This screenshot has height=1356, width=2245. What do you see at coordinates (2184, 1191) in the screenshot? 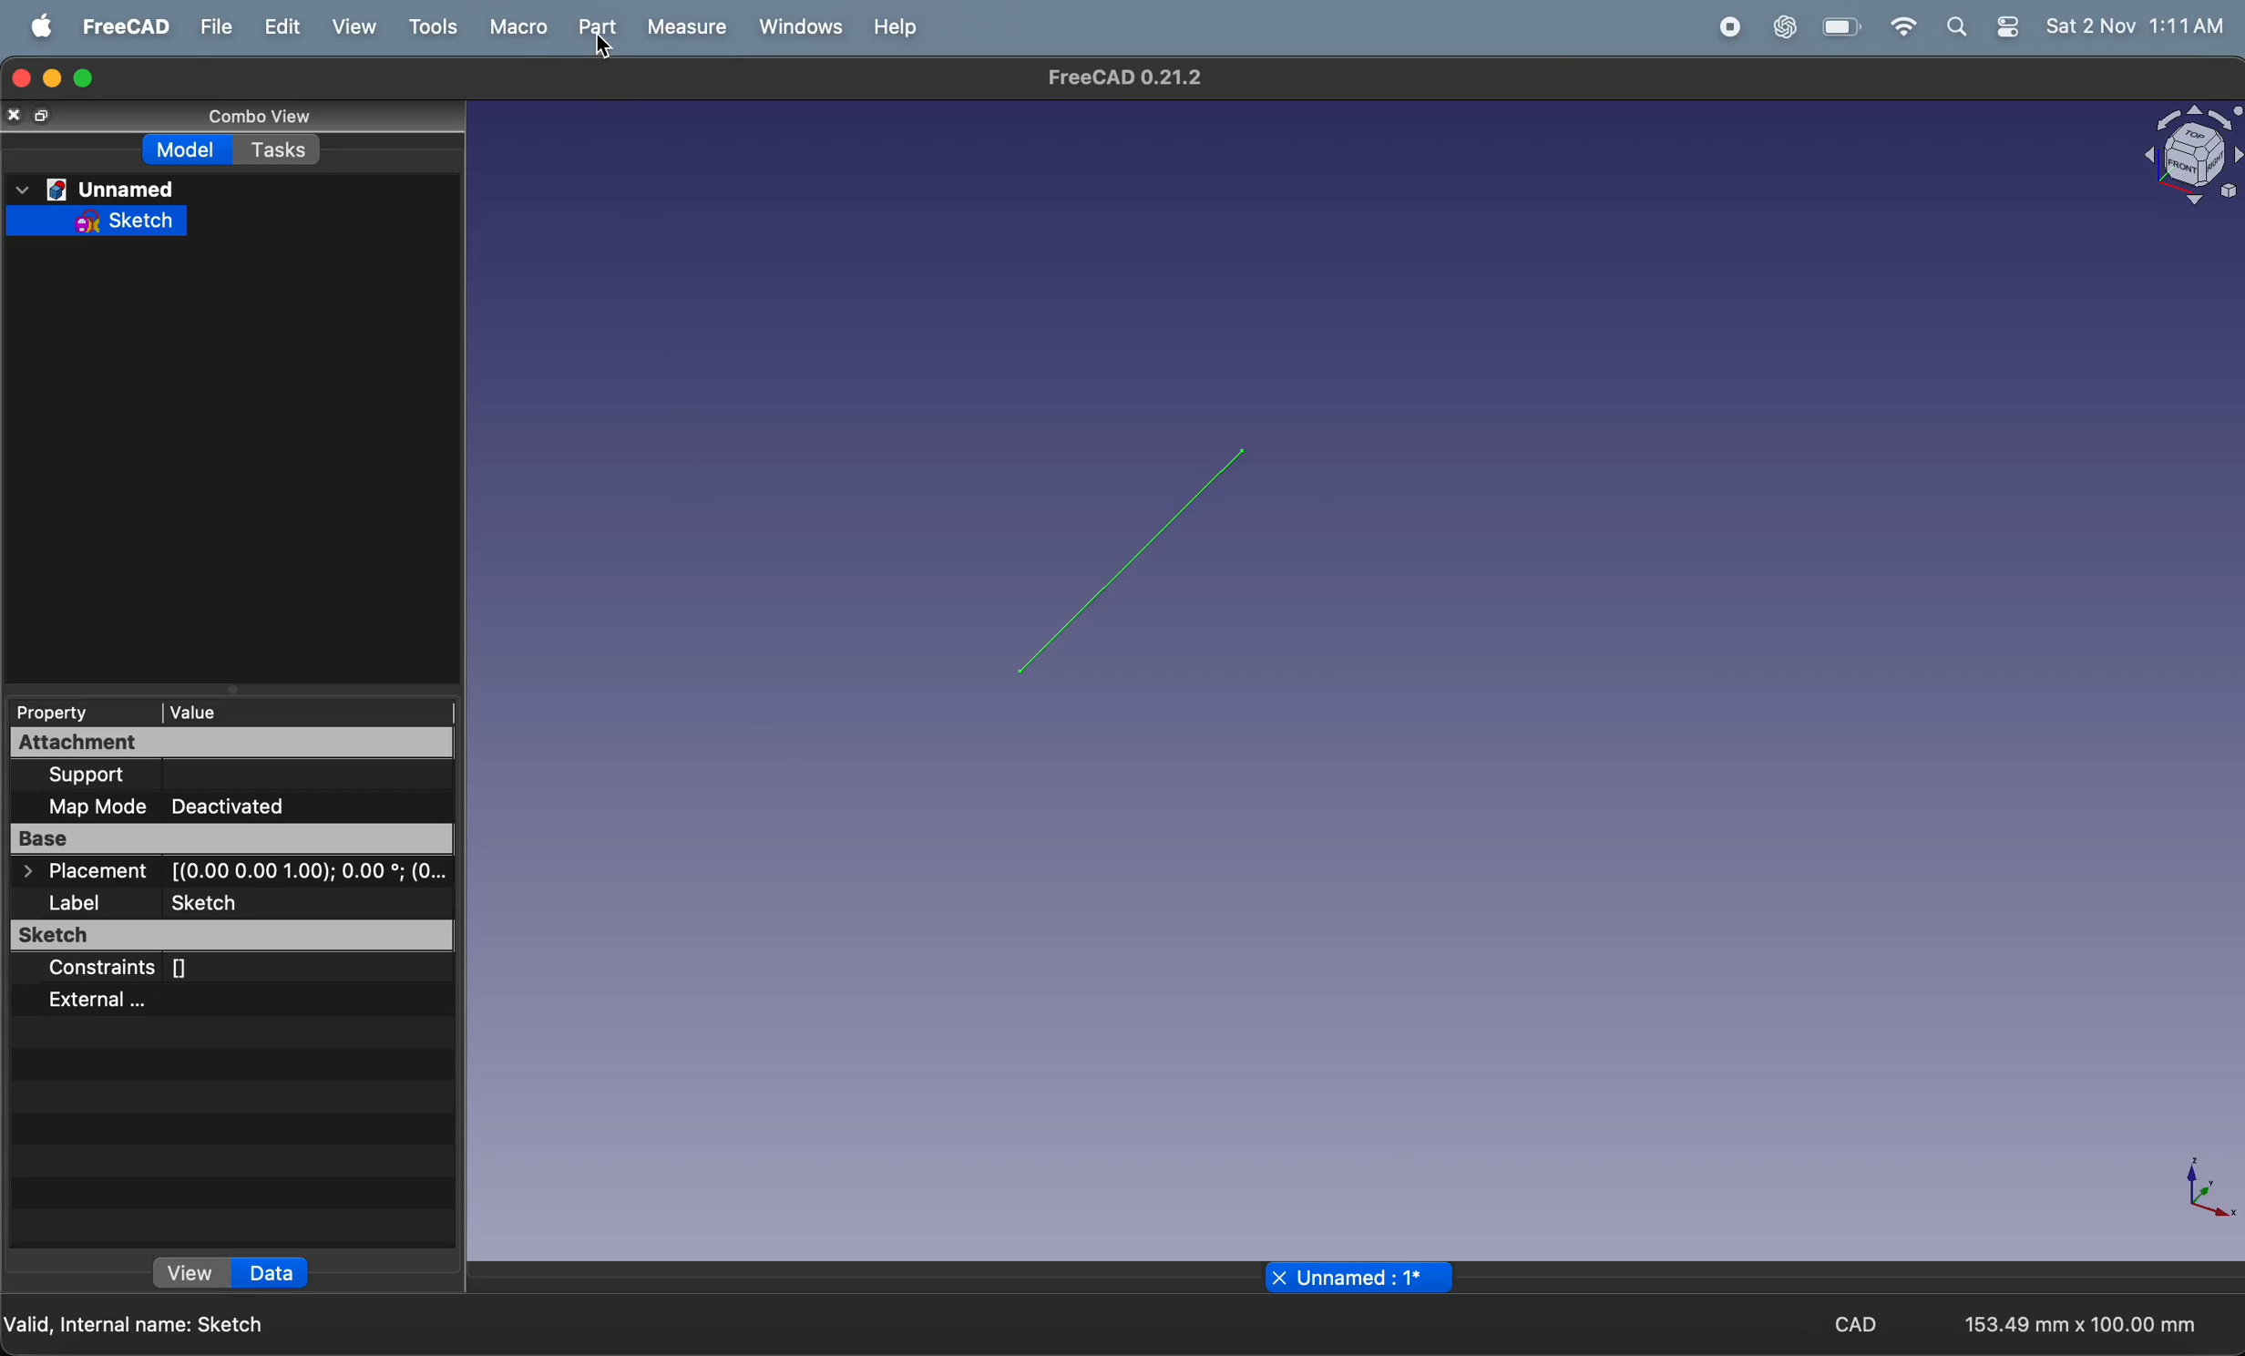
I see `axis` at bounding box center [2184, 1191].